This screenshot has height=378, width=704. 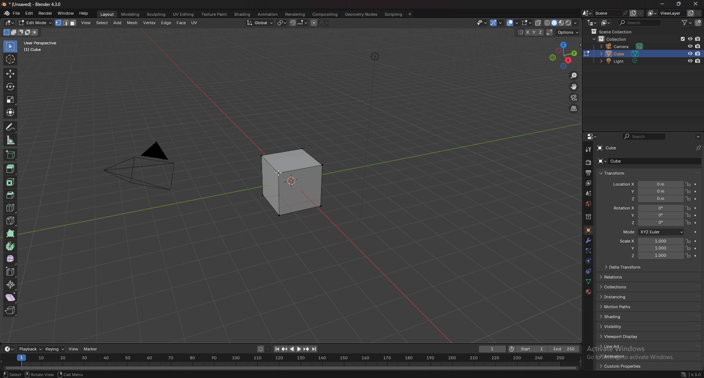 What do you see at coordinates (587, 13) in the screenshot?
I see `browse scene to be linked` at bounding box center [587, 13].